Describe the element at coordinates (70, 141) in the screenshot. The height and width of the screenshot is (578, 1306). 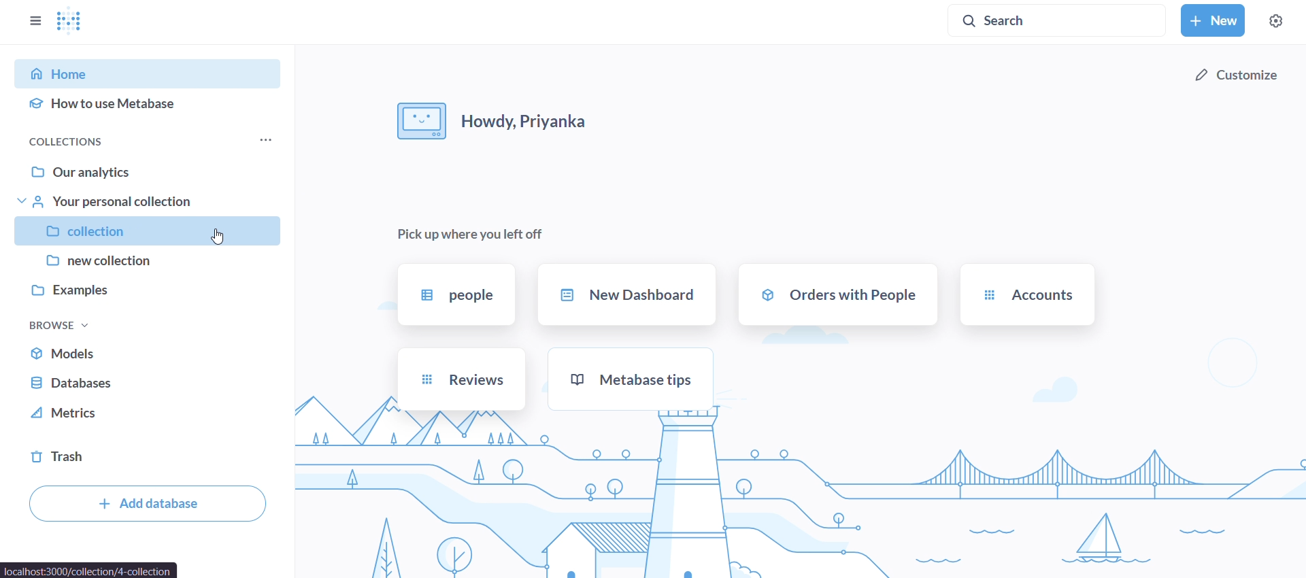
I see `collections` at that location.